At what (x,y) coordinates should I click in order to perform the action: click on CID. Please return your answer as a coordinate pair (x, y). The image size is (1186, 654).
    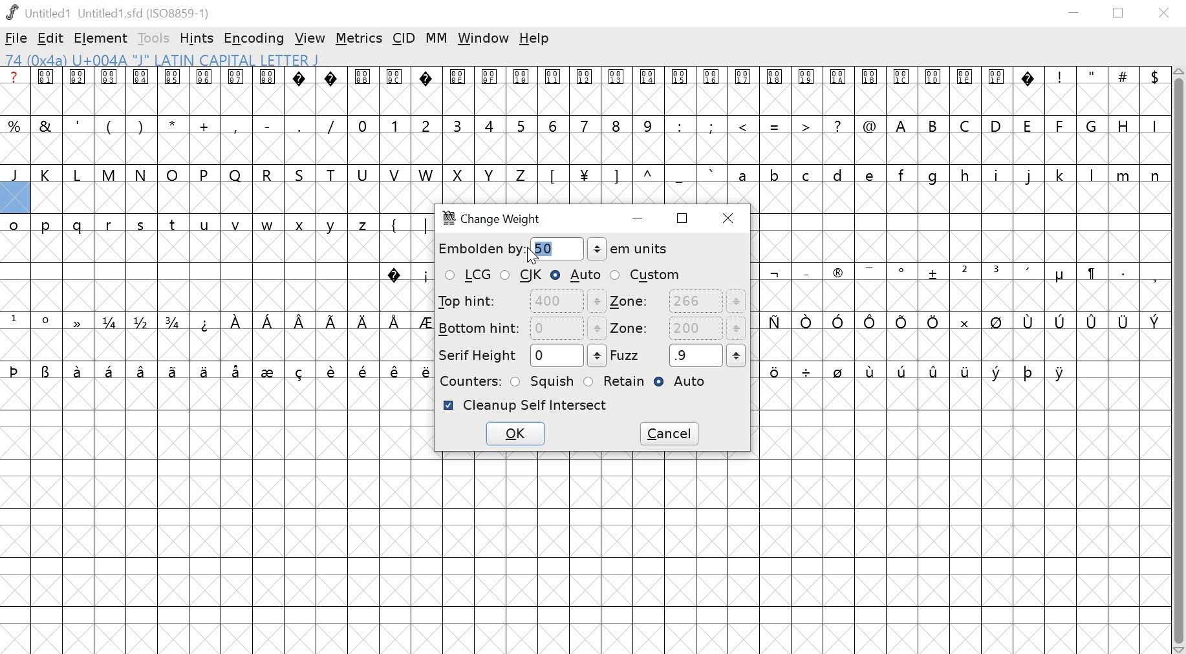
    Looking at the image, I should click on (404, 37).